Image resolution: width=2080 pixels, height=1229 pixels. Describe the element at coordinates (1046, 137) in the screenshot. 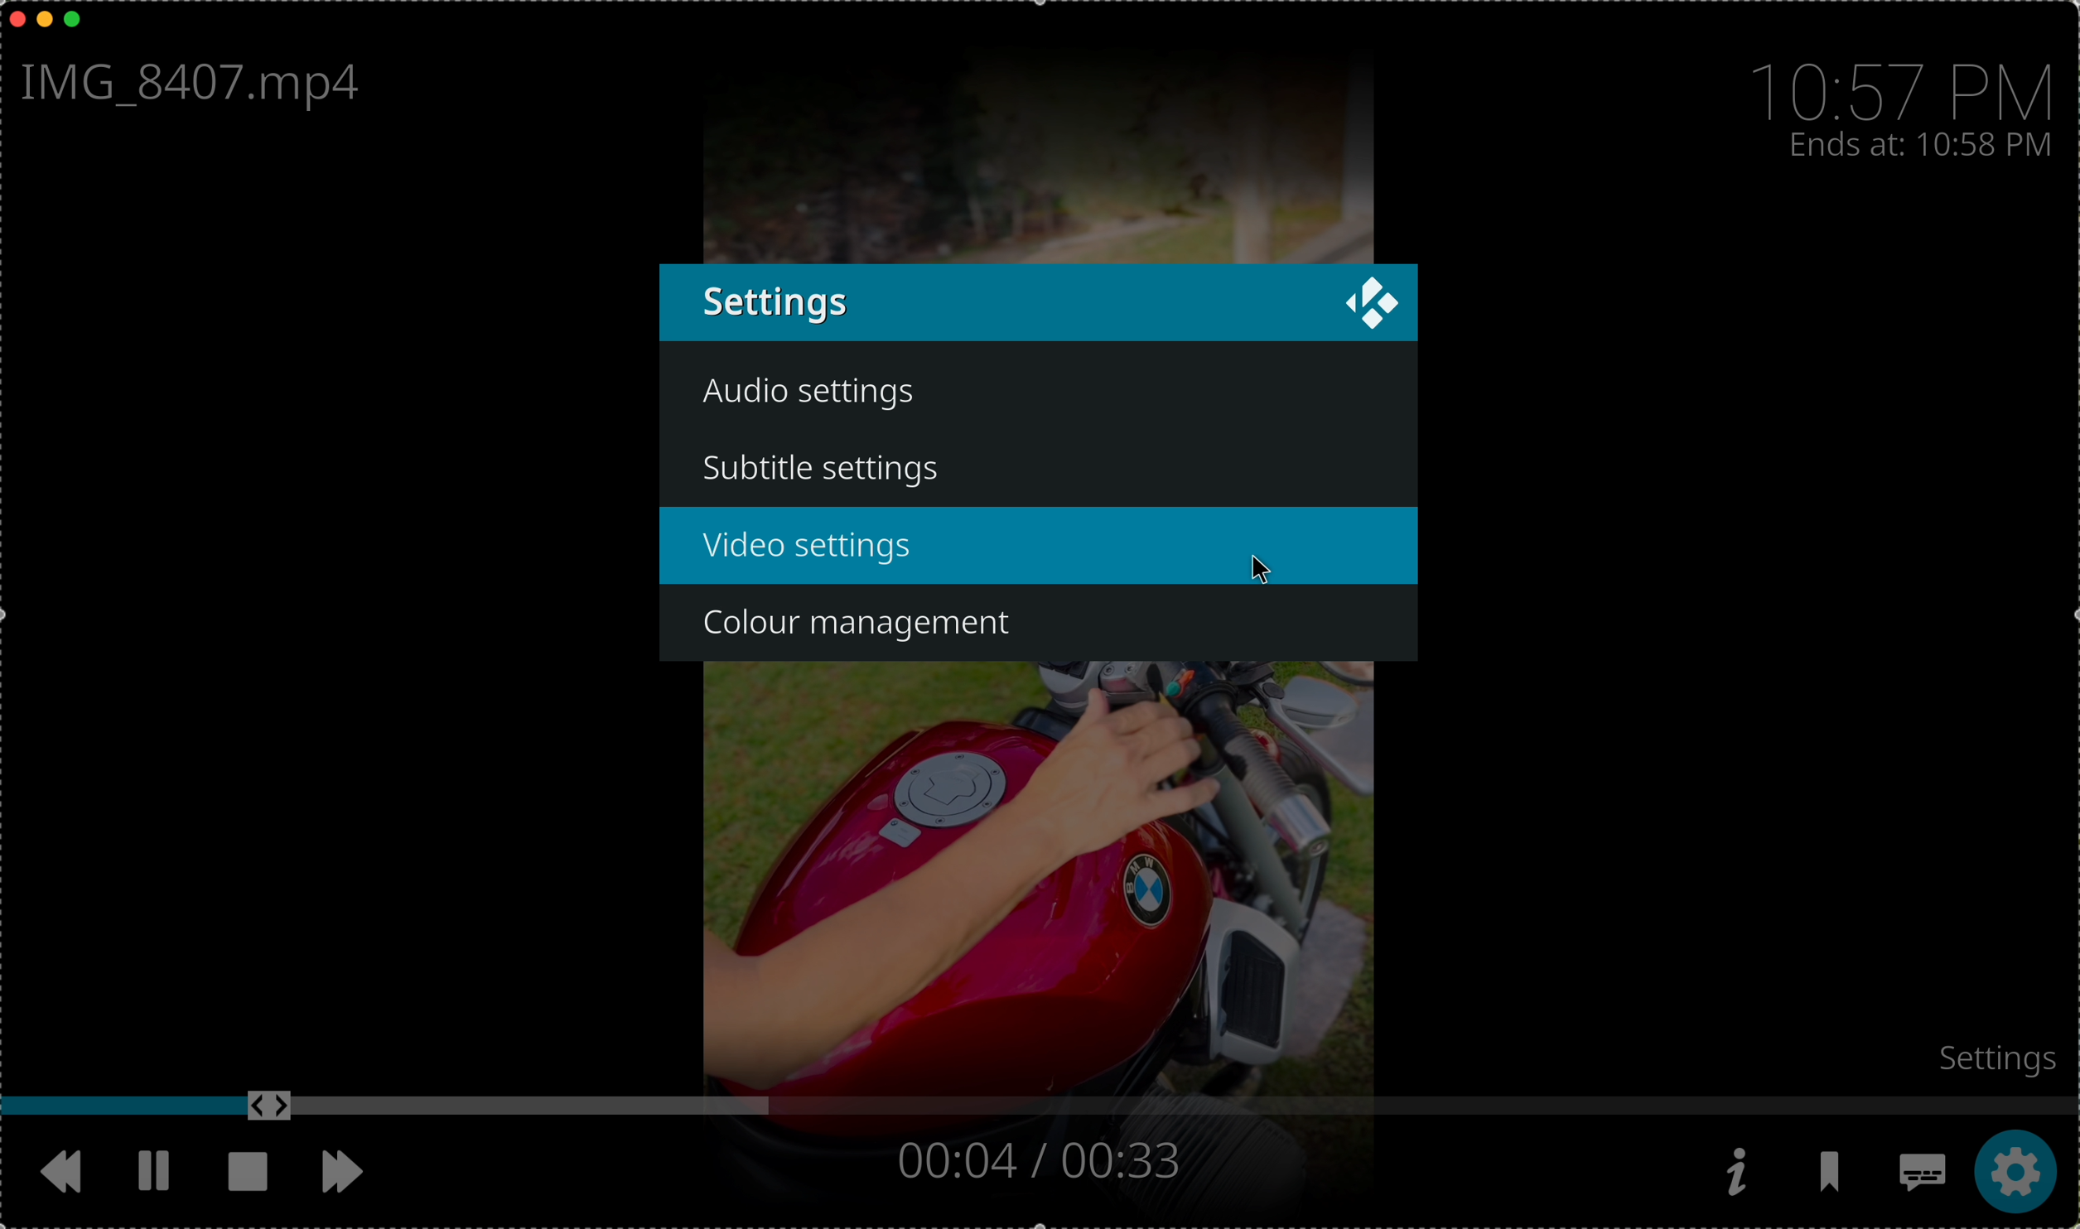

I see `video` at that location.